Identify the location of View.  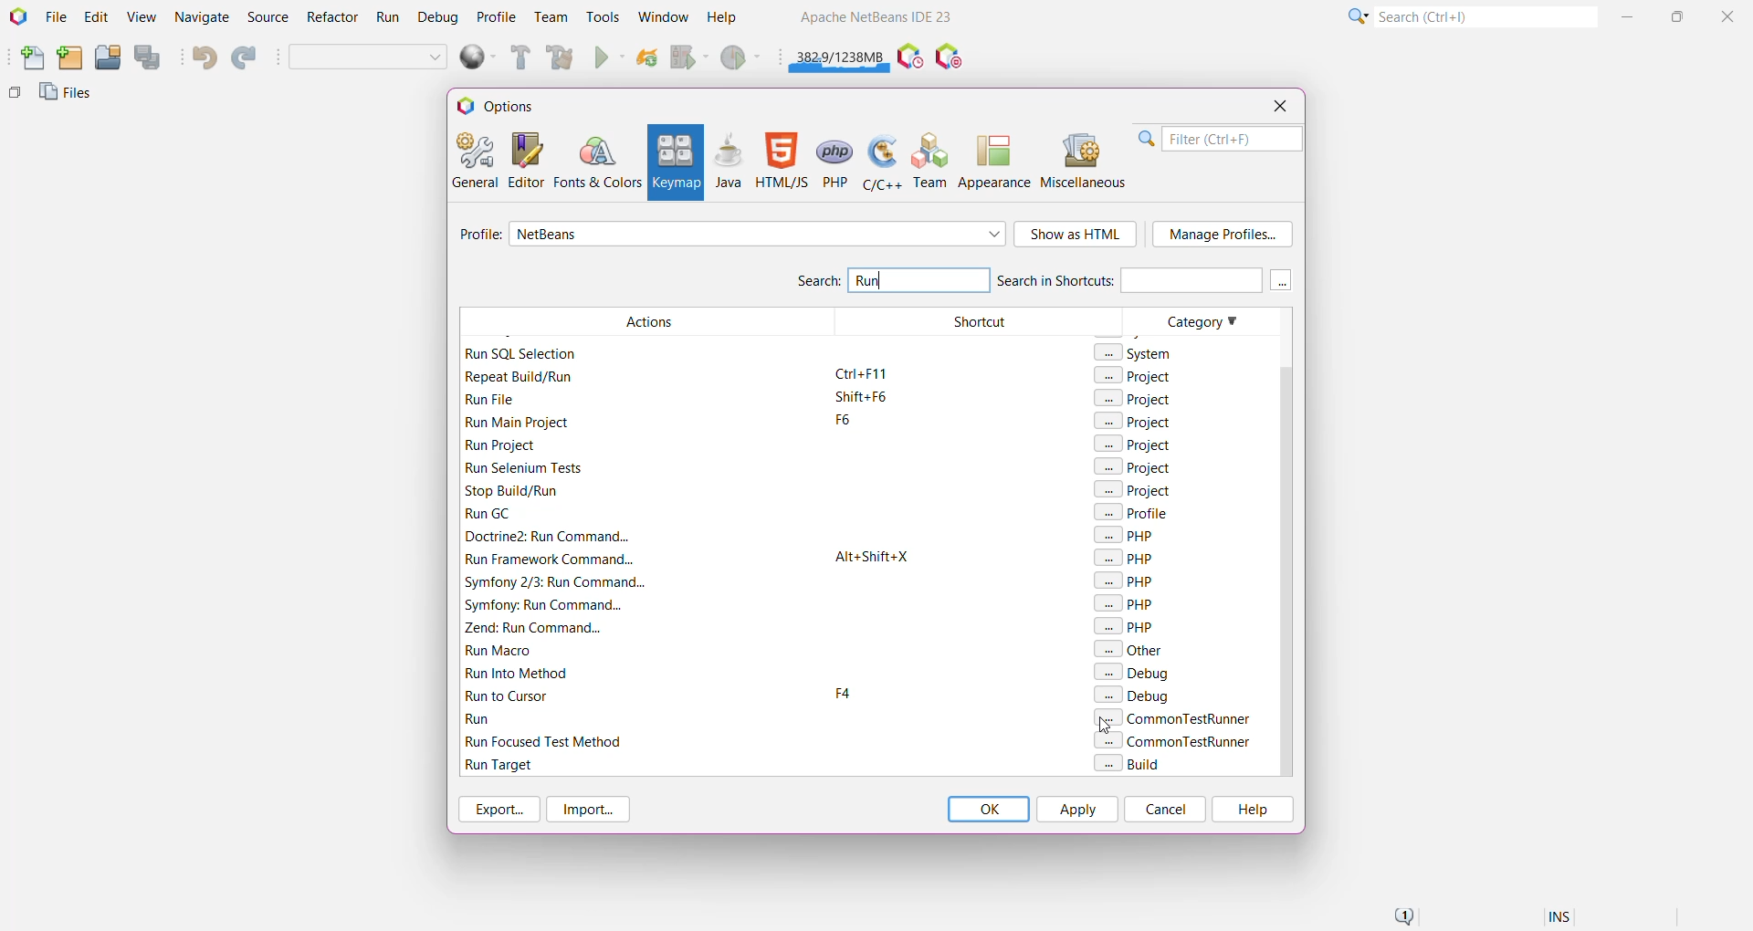
(141, 18).